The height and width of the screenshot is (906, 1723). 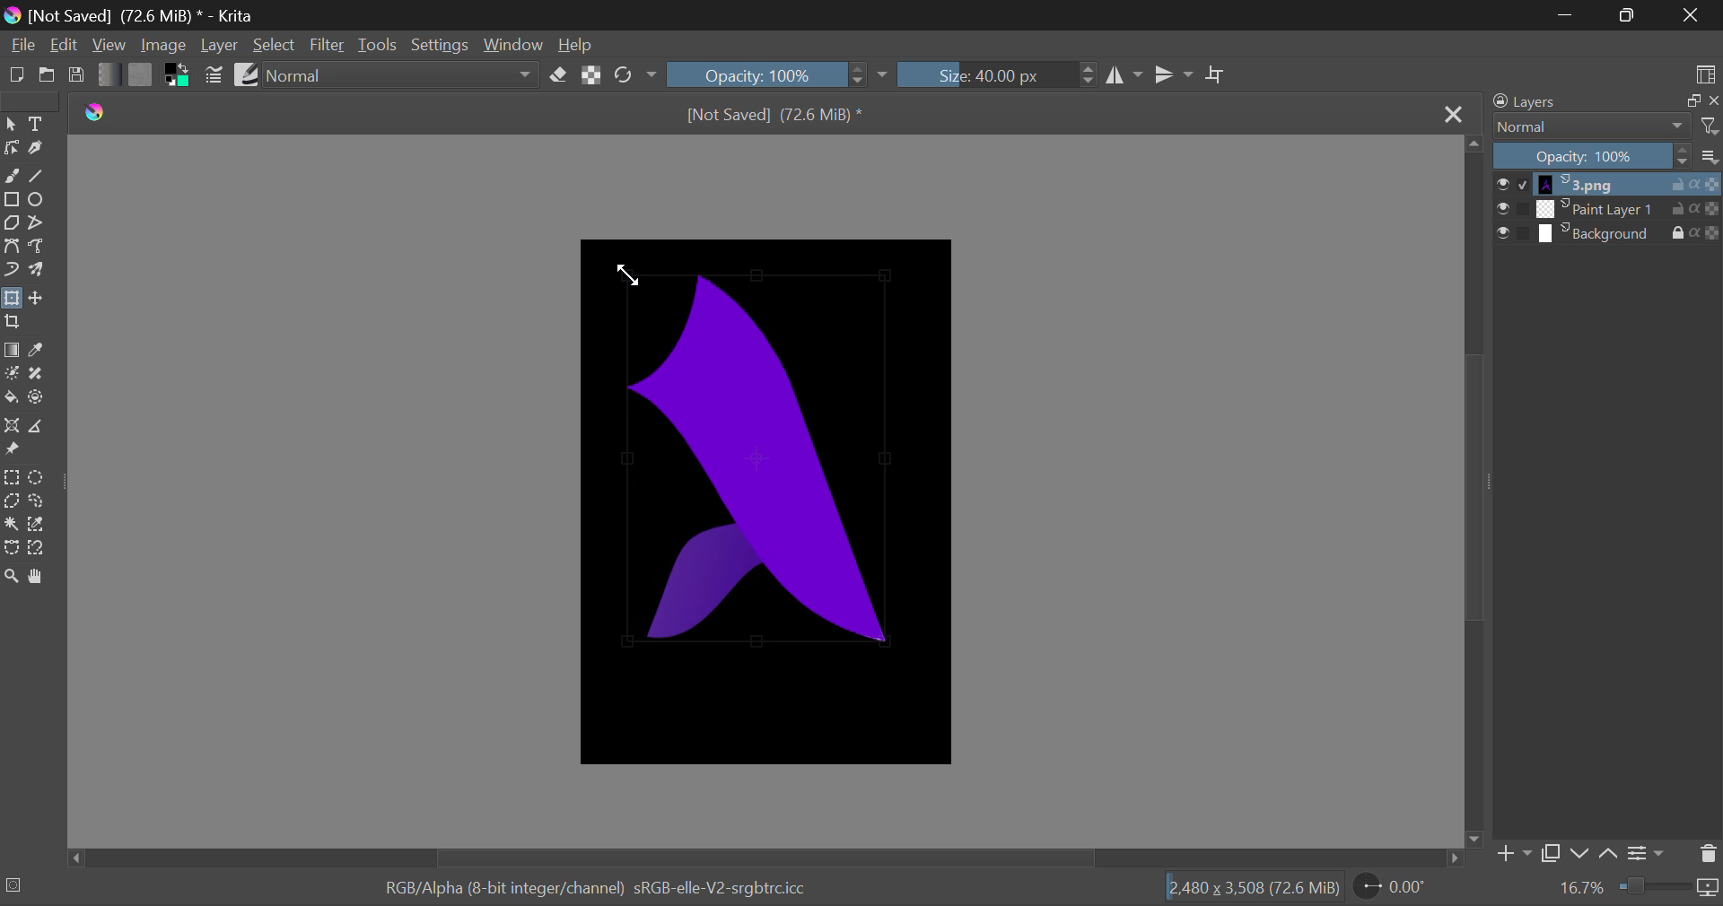 I want to click on Dynamic Brush Tool, so click(x=13, y=271).